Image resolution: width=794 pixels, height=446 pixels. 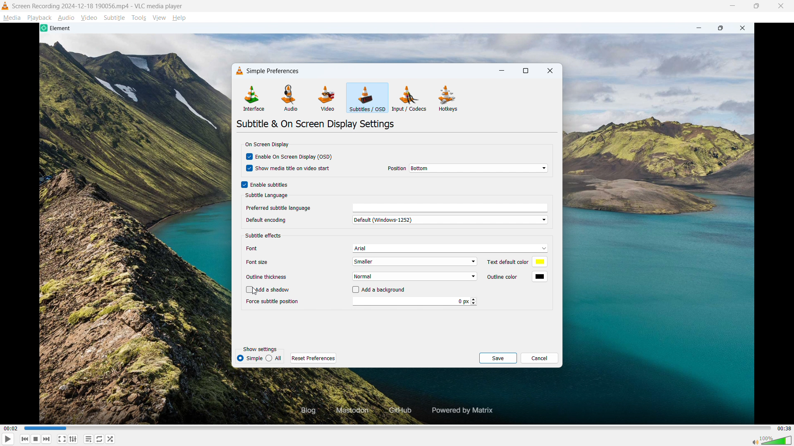 I want to click on Maximize, so click(x=721, y=28).